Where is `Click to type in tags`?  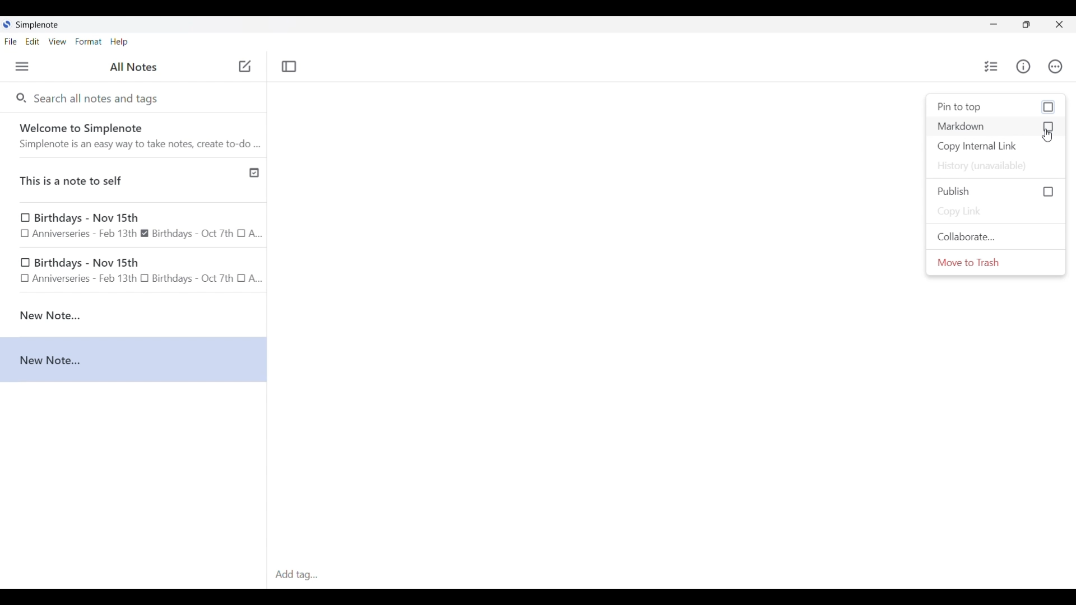
Click to type in tags is located at coordinates (671, 575).